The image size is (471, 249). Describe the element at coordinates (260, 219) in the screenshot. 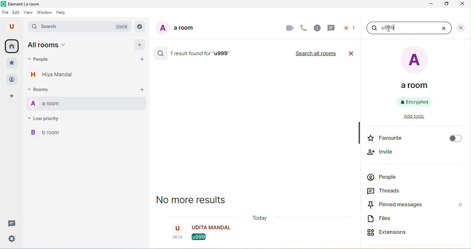

I see `today` at that location.